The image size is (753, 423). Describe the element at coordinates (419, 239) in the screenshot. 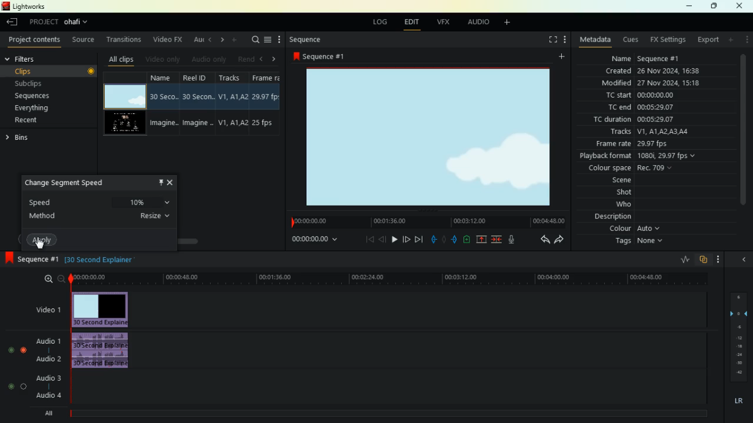

I see `forward` at that location.